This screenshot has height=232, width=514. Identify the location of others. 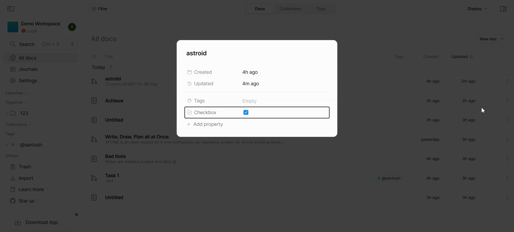
(12, 156).